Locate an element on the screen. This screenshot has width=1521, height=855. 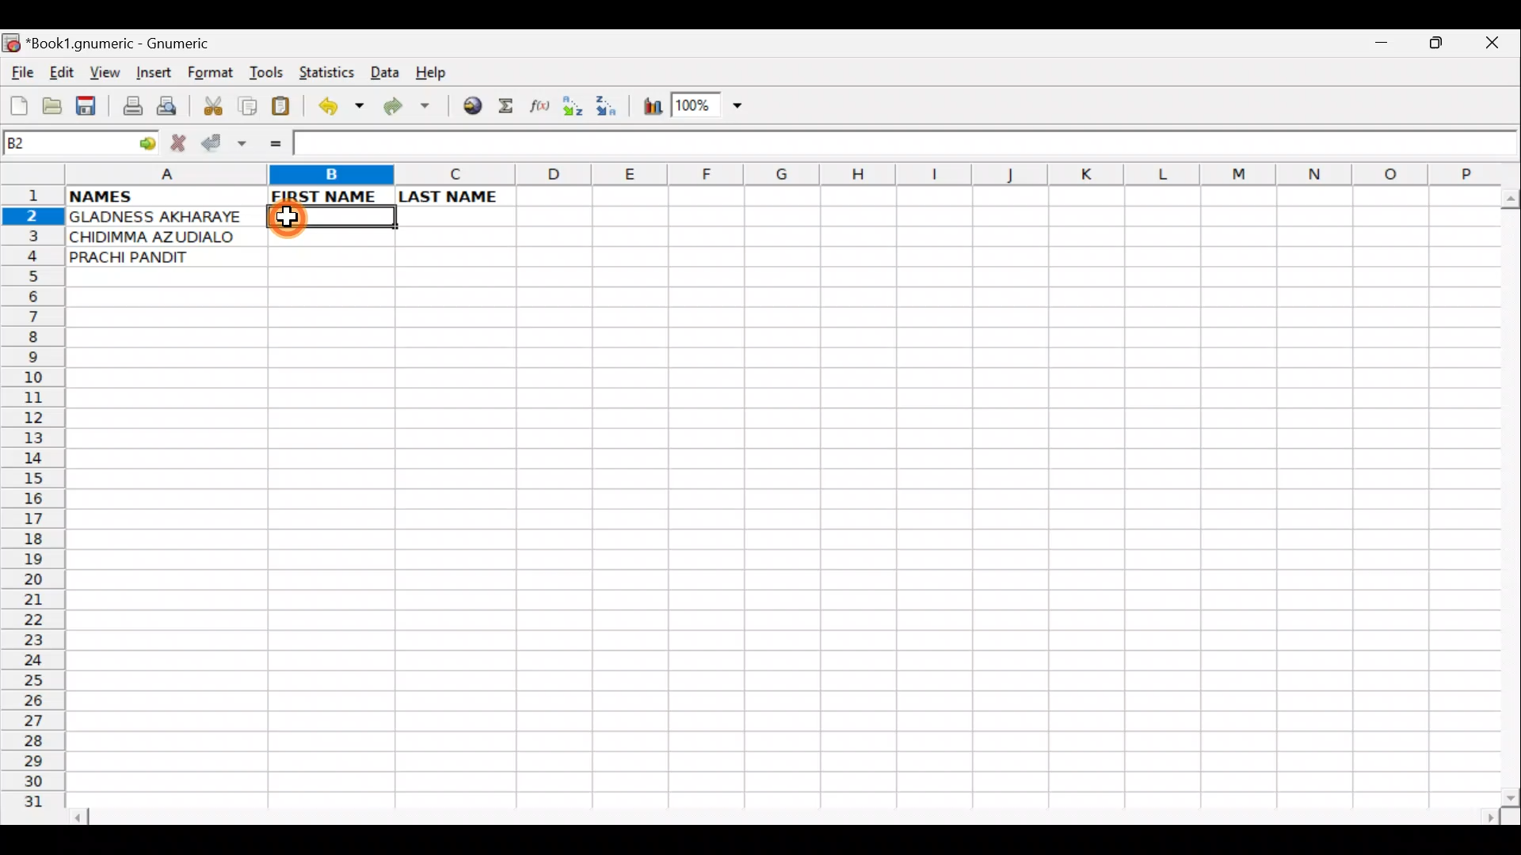
Redo undone action is located at coordinates (410, 108).